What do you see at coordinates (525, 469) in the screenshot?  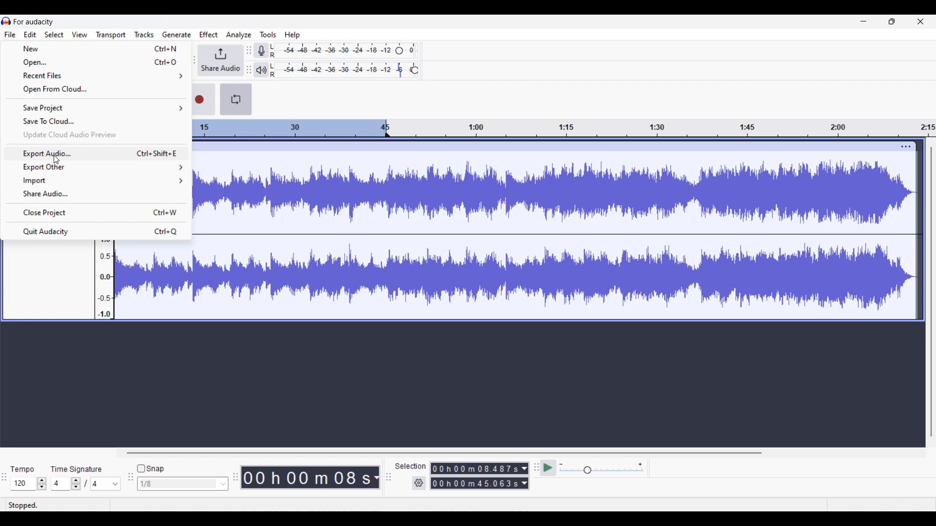 I see `Duration measurement` at bounding box center [525, 469].